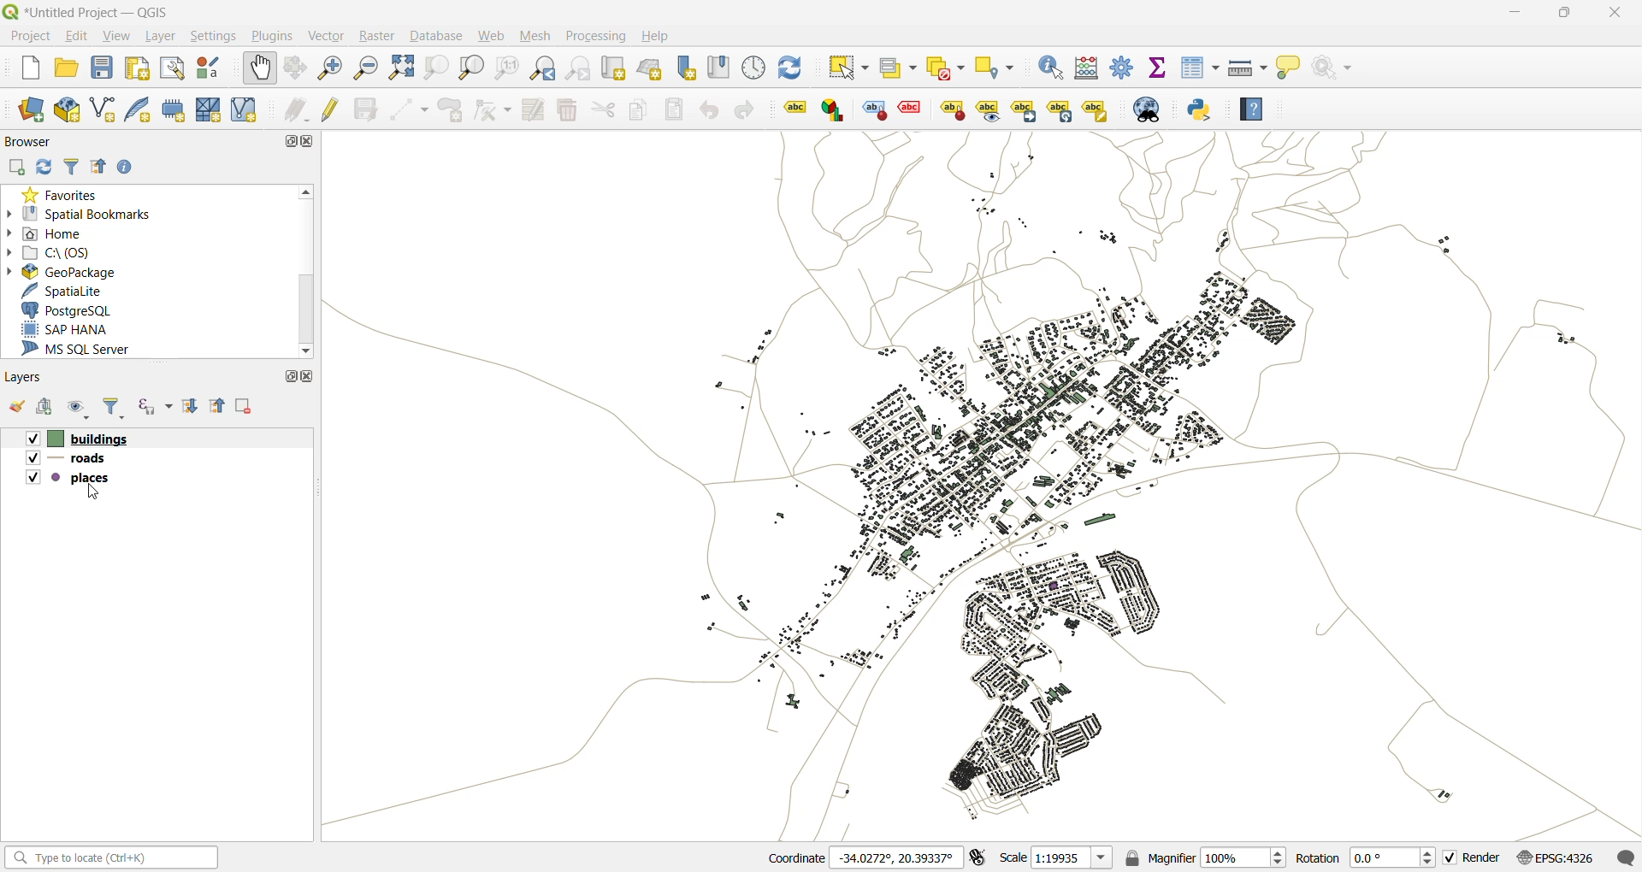 The image size is (1642, 872). I want to click on save edits, so click(368, 109).